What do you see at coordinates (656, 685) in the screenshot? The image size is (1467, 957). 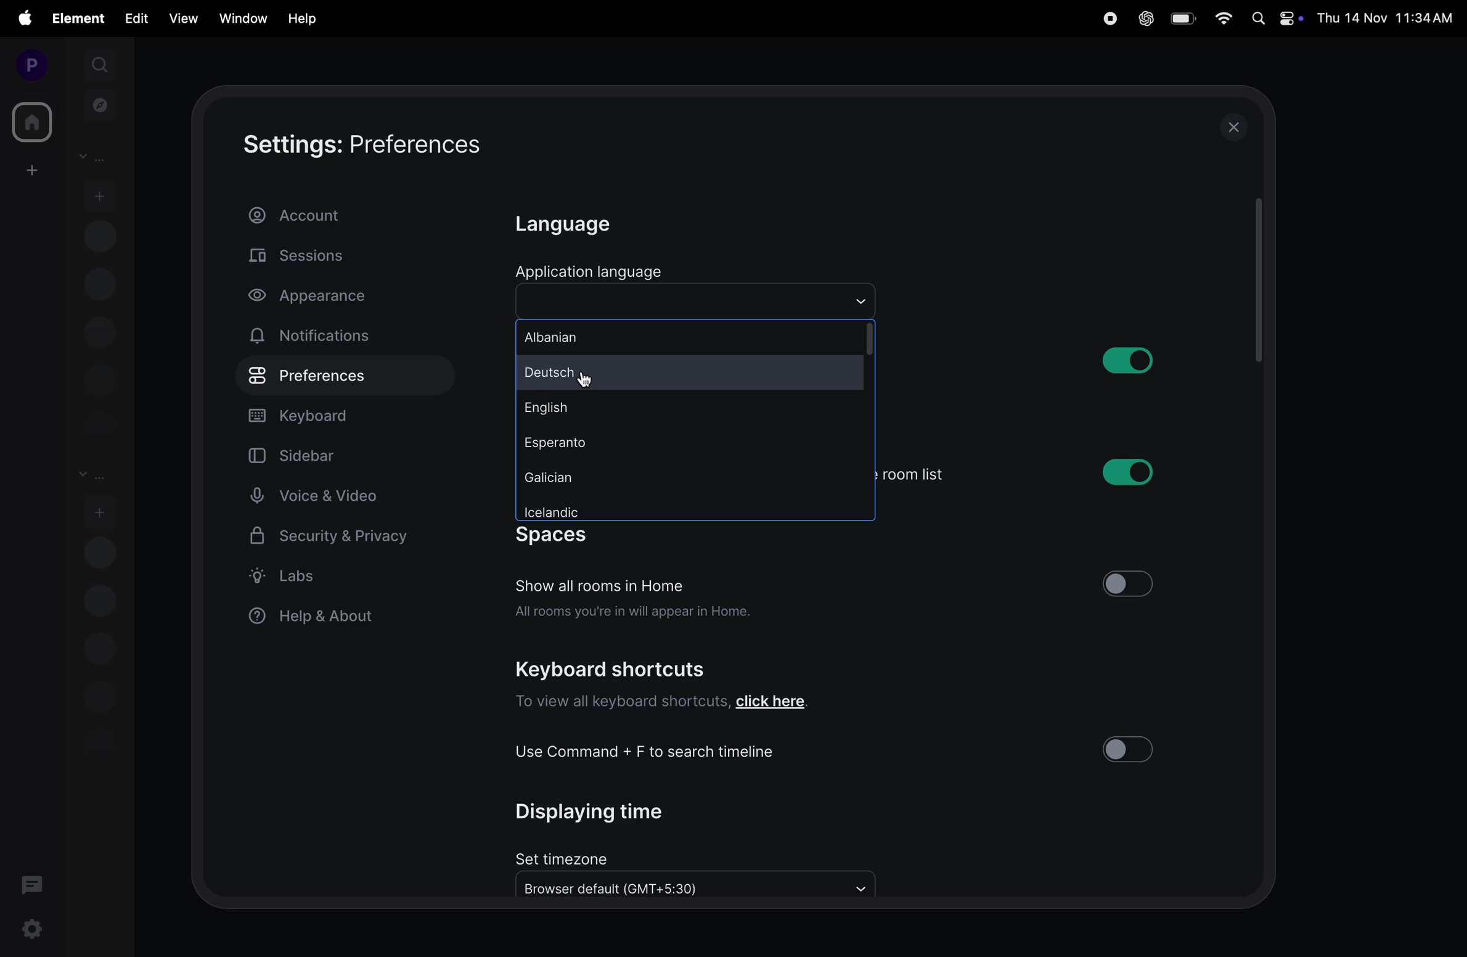 I see `Keyboard shortcuts
To view all keyboard shortcuts, click here.` at bounding box center [656, 685].